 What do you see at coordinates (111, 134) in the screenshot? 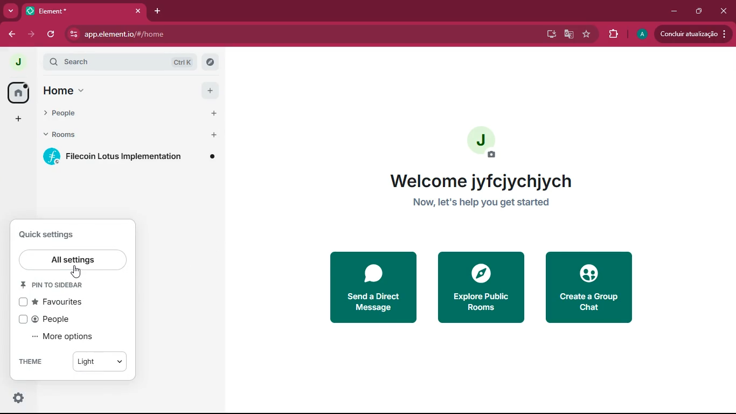
I see `rooms` at bounding box center [111, 134].